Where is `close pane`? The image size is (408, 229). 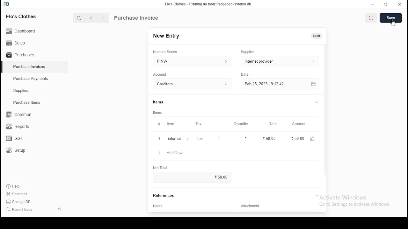
close pane is located at coordinates (59, 208).